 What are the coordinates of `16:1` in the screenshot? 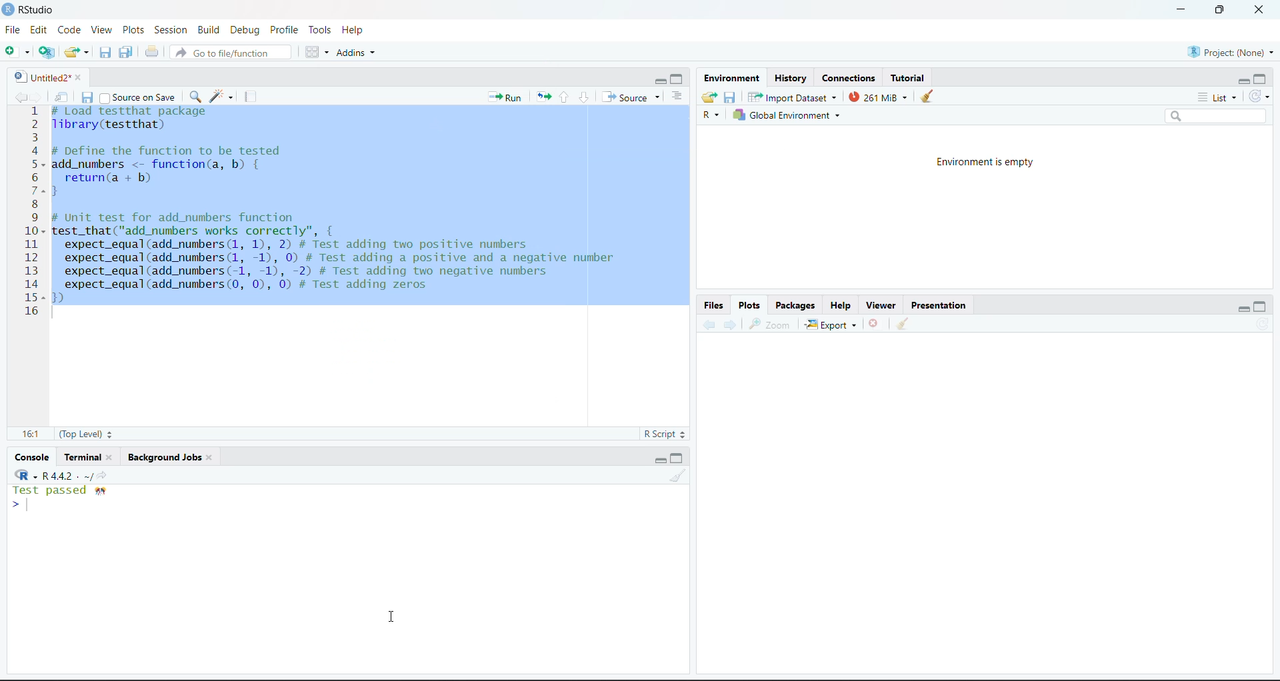 It's located at (29, 433).